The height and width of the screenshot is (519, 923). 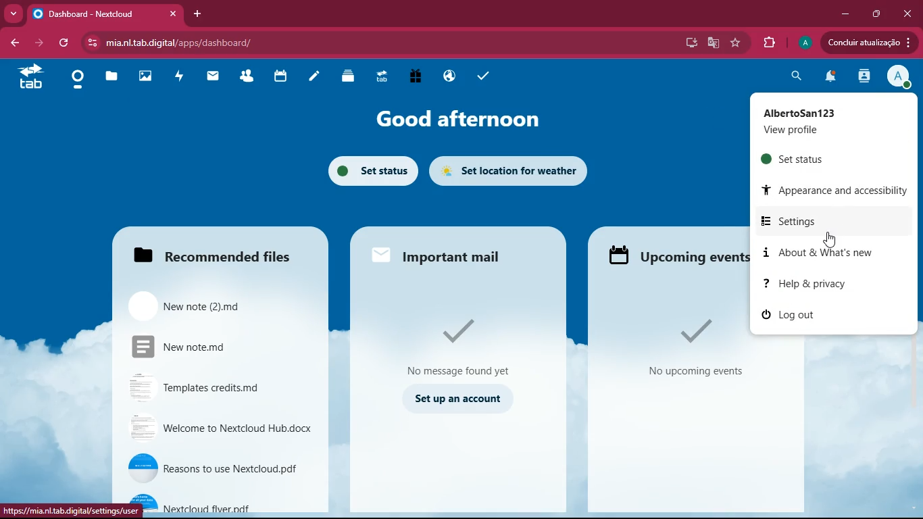 What do you see at coordinates (26, 78) in the screenshot?
I see `tab` at bounding box center [26, 78].